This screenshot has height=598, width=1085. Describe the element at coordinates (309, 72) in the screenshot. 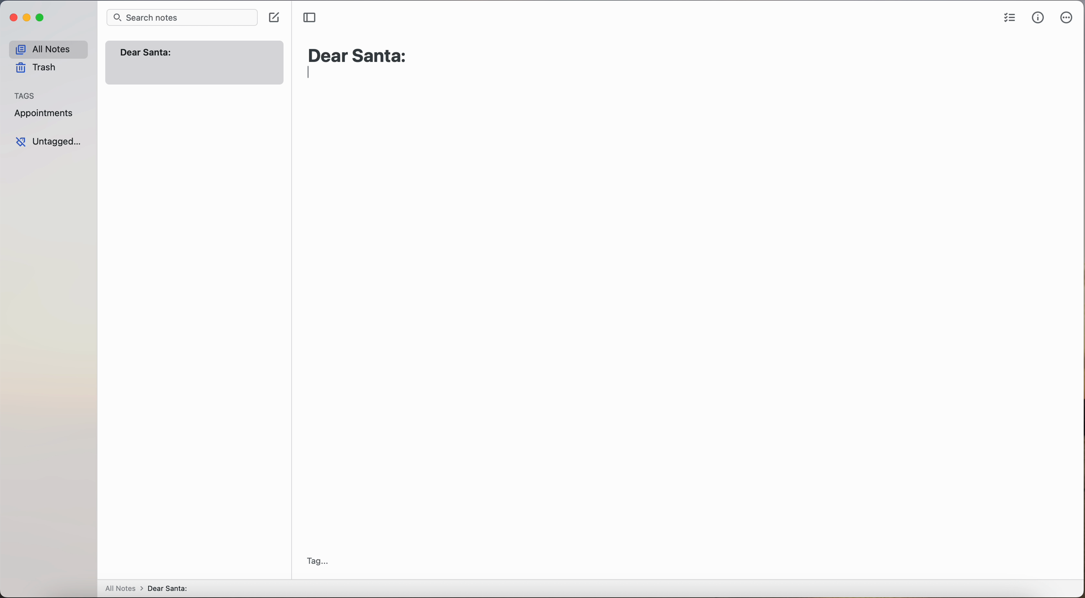

I see `typing indicator` at that location.